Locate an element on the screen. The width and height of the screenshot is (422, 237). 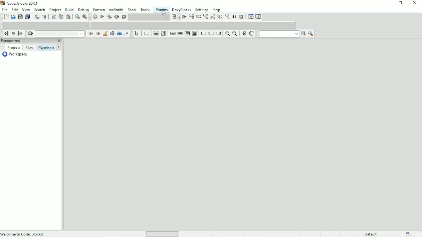
Break debugger is located at coordinates (234, 17).